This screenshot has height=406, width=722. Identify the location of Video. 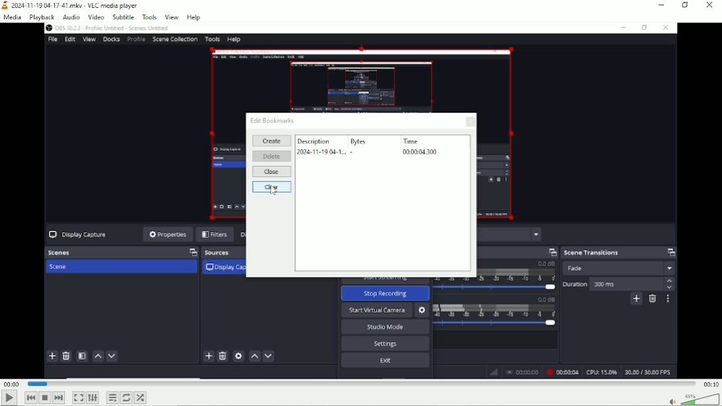
(361, 329).